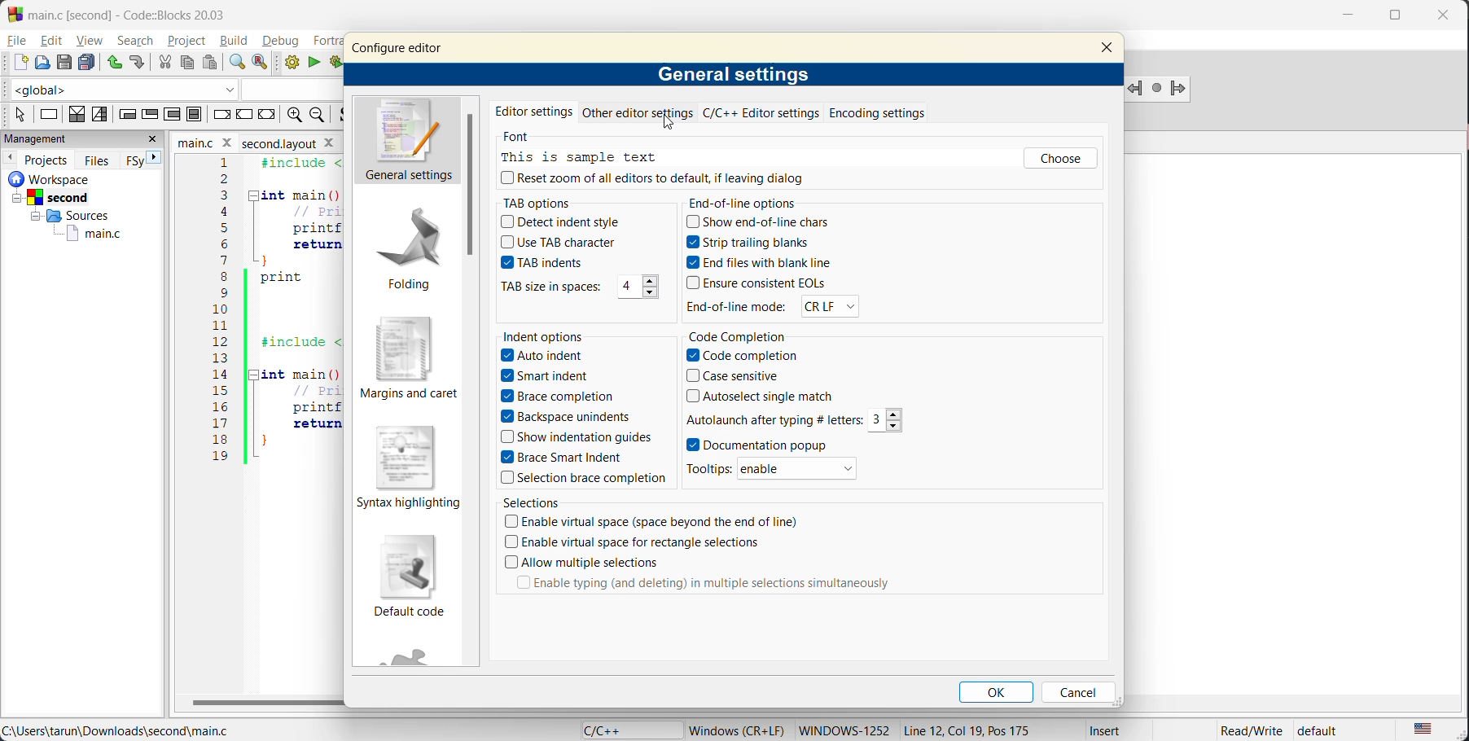 The image size is (1469, 741). What do you see at coordinates (593, 561) in the screenshot?
I see `Allow multiple selections` at bounding box center [593, 561].